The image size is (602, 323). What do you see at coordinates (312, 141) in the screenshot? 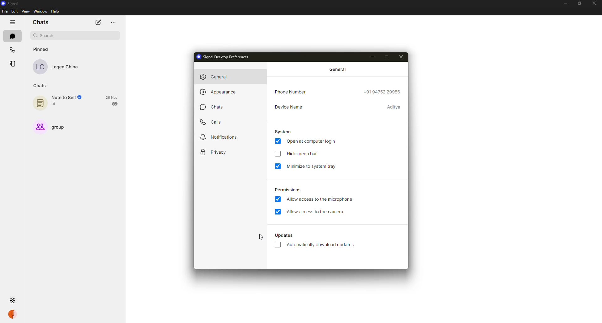
I see `open at computer login` at bounding box center [312, 141].